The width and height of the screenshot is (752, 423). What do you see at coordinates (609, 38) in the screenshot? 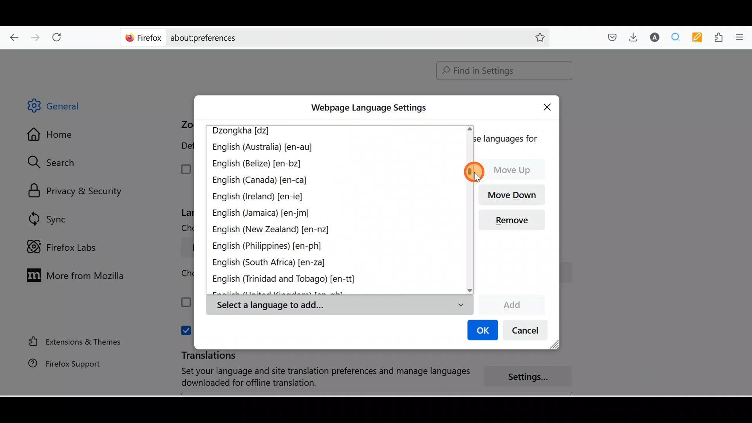
I see `Save to pocket` at bounding box center [609, 38].